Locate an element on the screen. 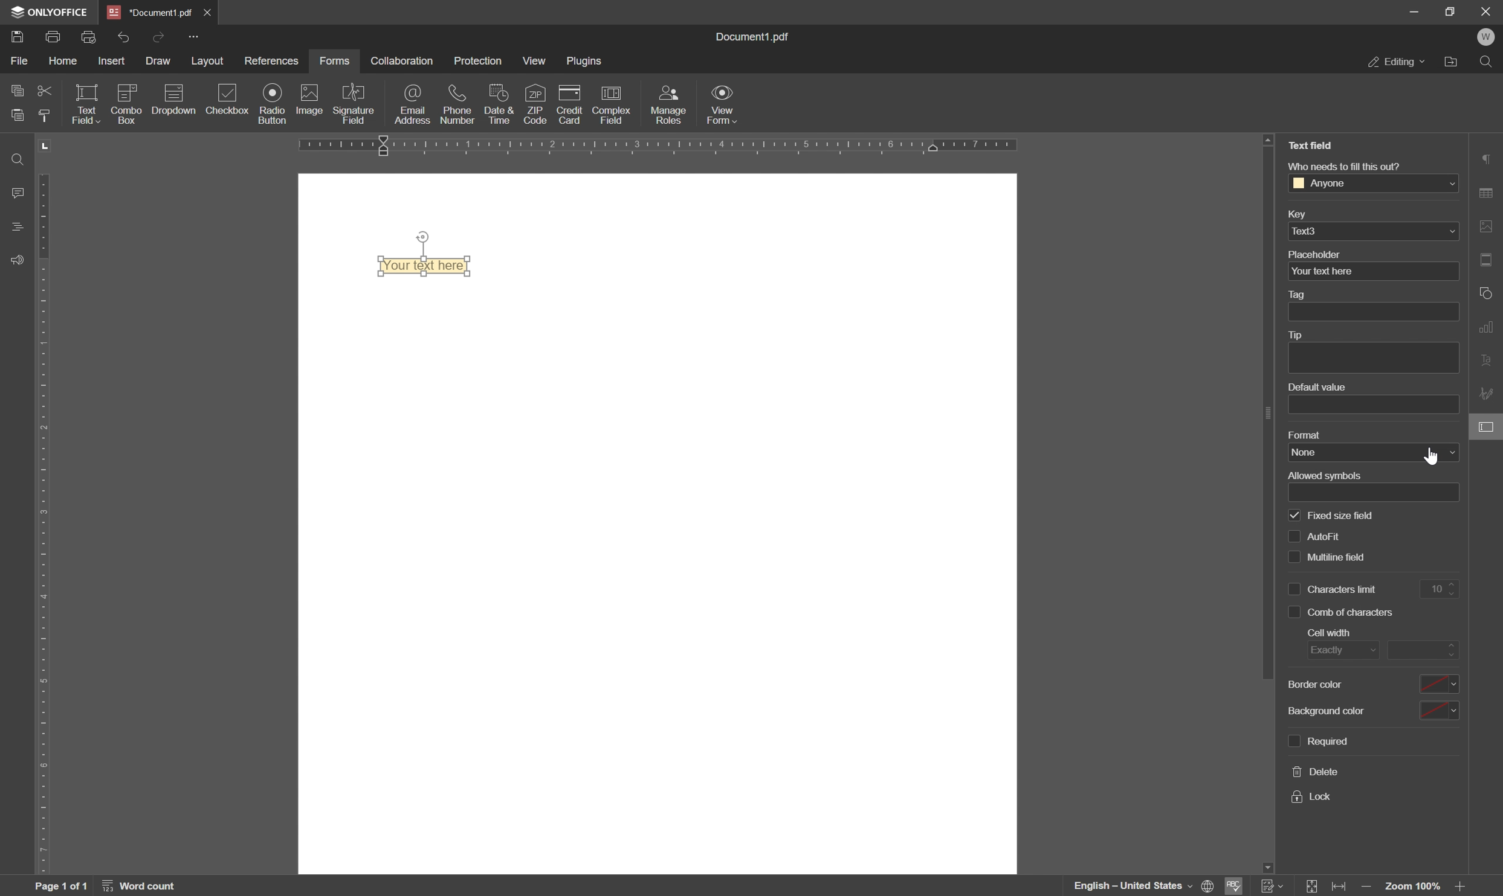 This screenshot has height=896, width=1503. file is located at coordinates (18, 61).